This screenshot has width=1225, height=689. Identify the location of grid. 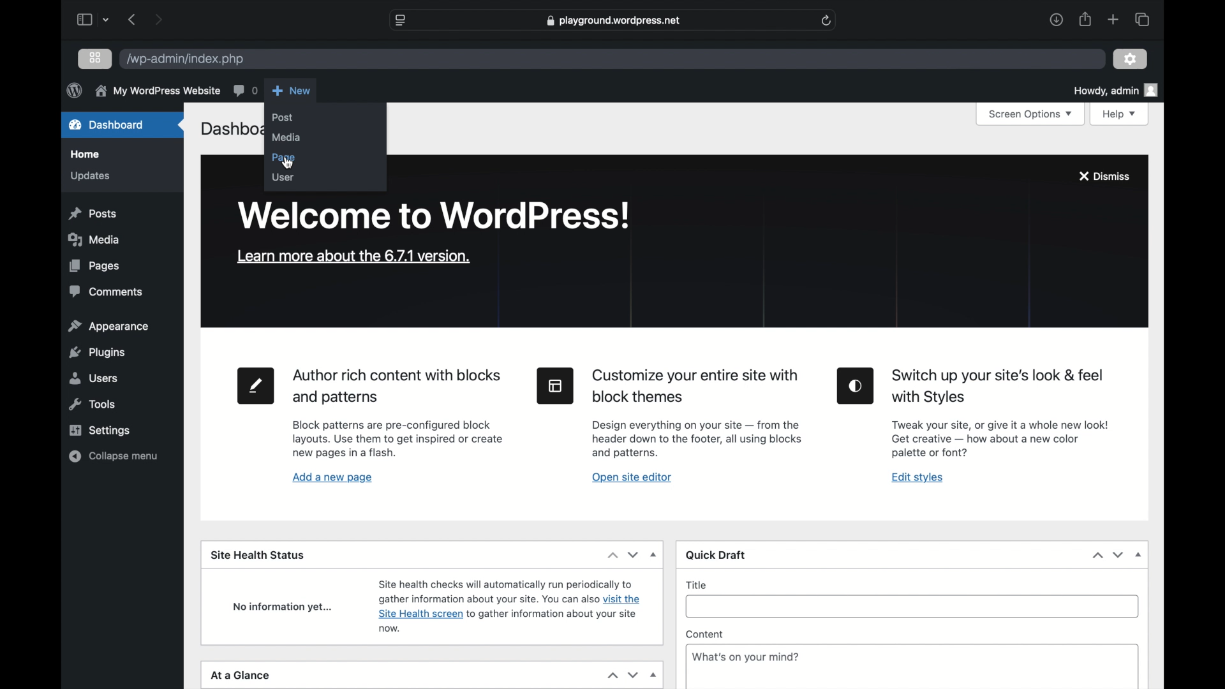
(95, 57).